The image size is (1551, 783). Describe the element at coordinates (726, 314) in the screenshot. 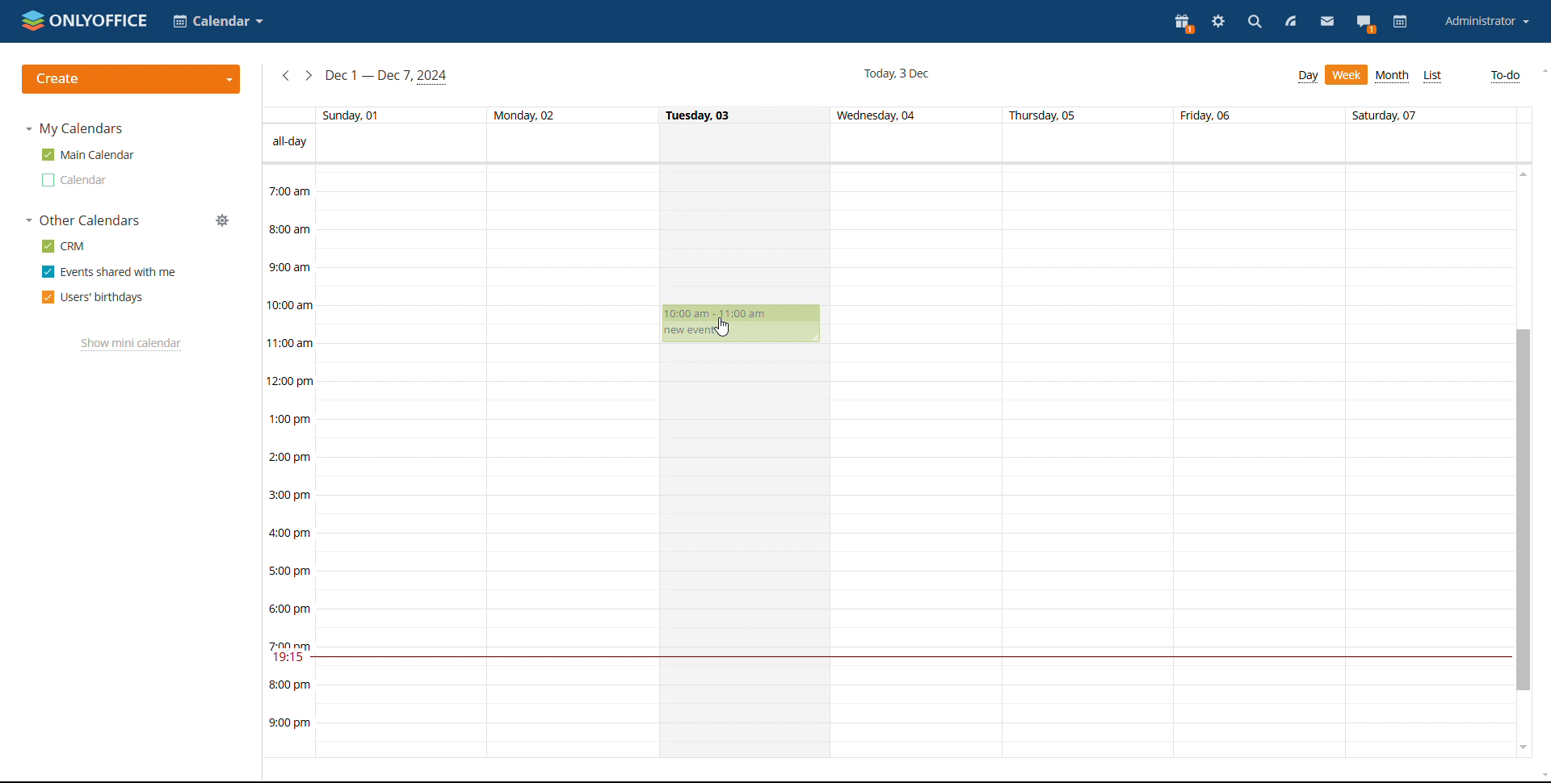

I see `10:00 am - 11:00 am` at that location.